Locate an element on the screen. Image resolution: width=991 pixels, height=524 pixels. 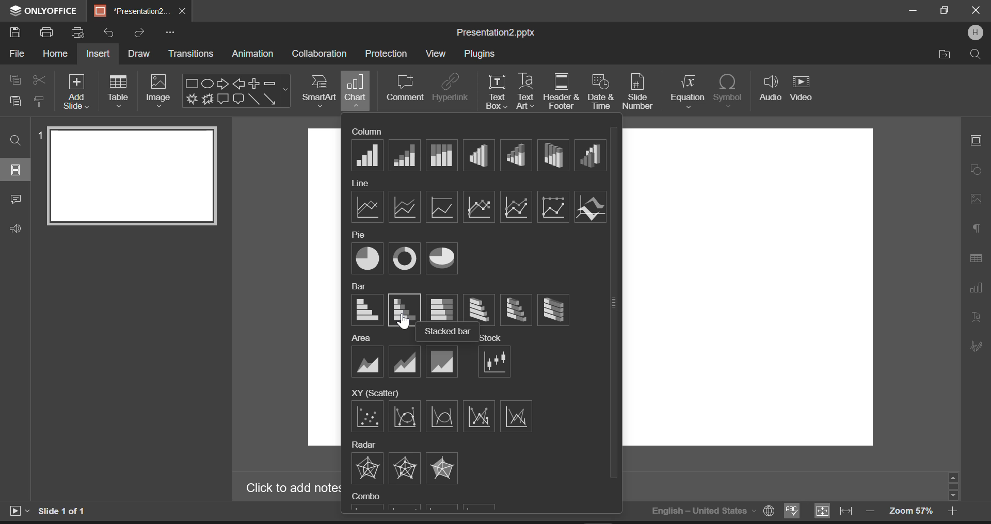
File is located at coordinates (15, 56).